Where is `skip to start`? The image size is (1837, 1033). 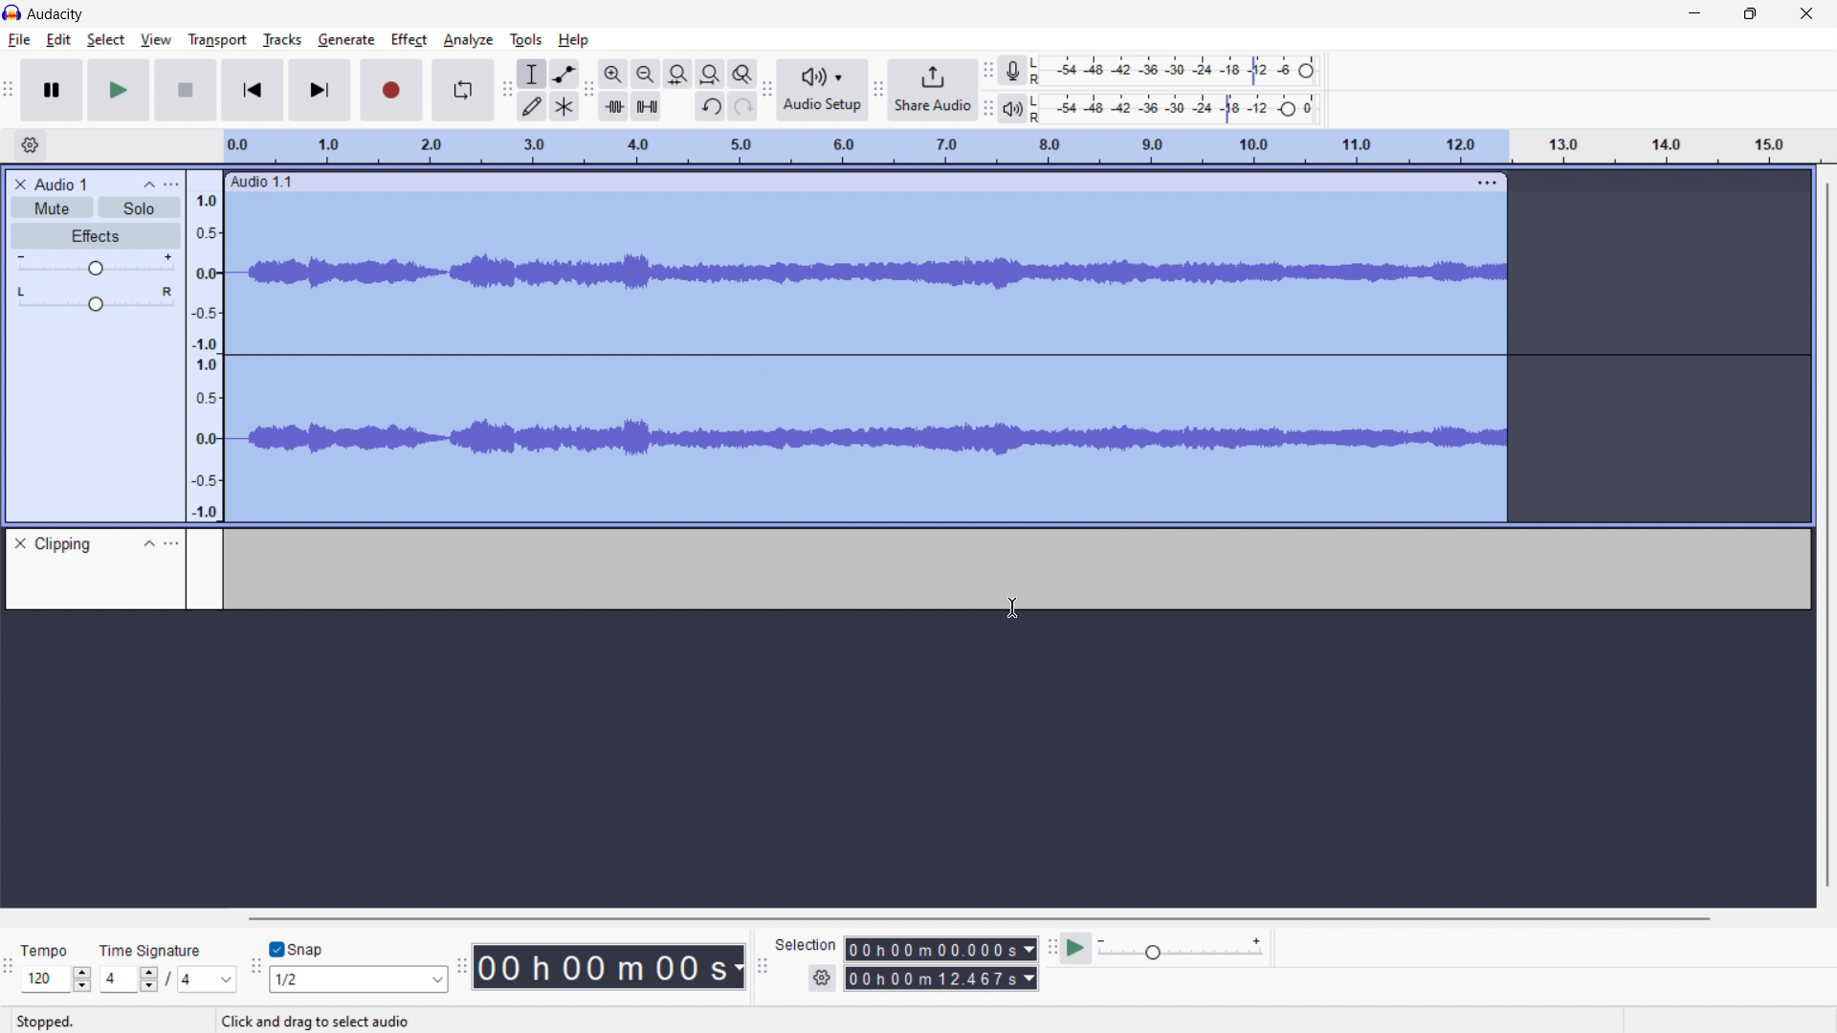
skip to start is located at coordinates (253, 90).